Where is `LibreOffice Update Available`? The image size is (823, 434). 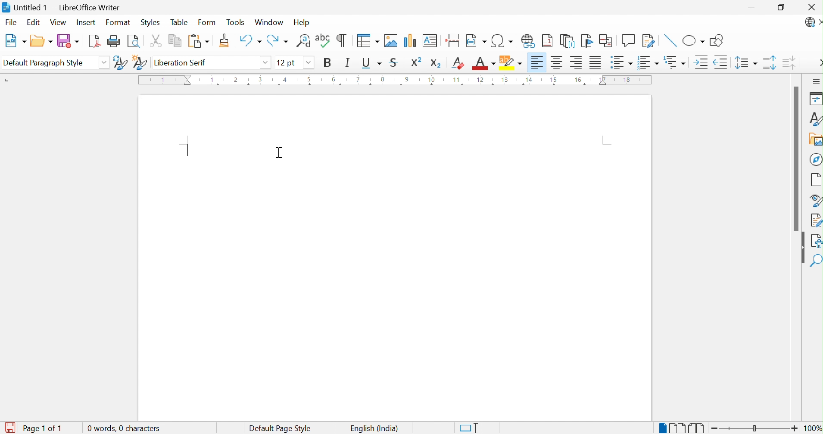
LibreOffice Update Available is located at coordinates (813, 23).